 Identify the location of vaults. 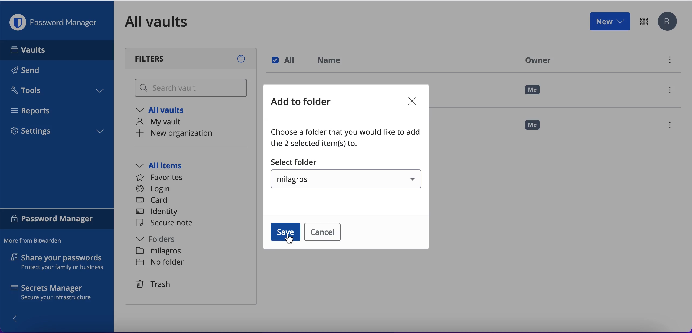
(57, 50).